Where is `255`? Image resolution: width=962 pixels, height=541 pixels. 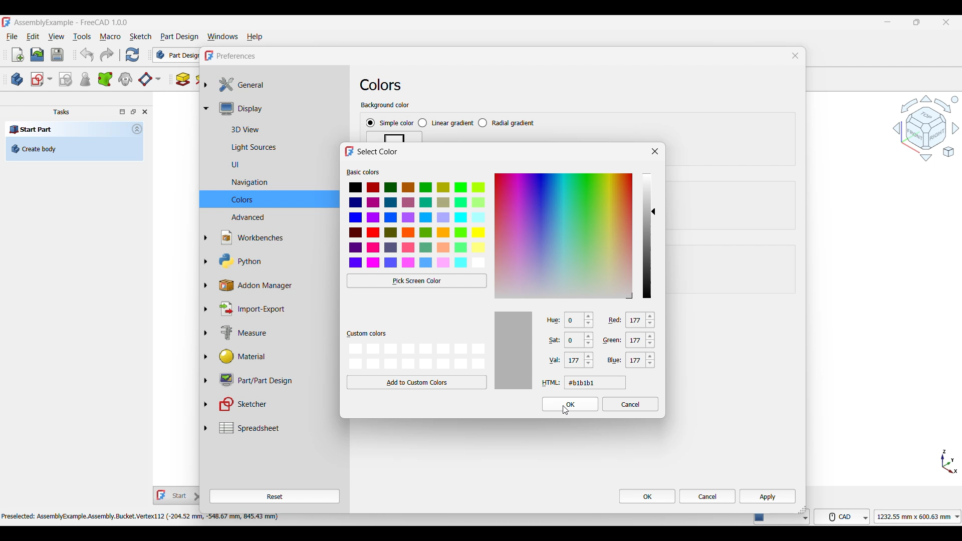
255 is located at coordinates (644, 321).